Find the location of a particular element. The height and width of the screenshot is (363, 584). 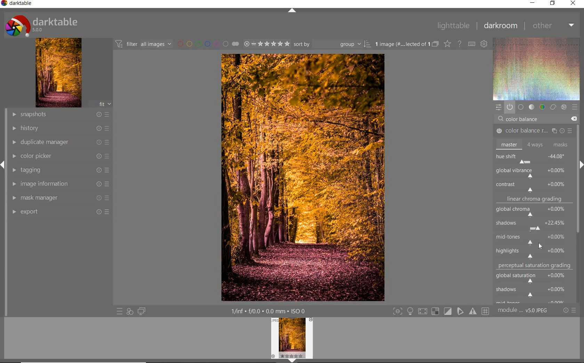

CURSOR POSITION is located at coordinates (540, 247).